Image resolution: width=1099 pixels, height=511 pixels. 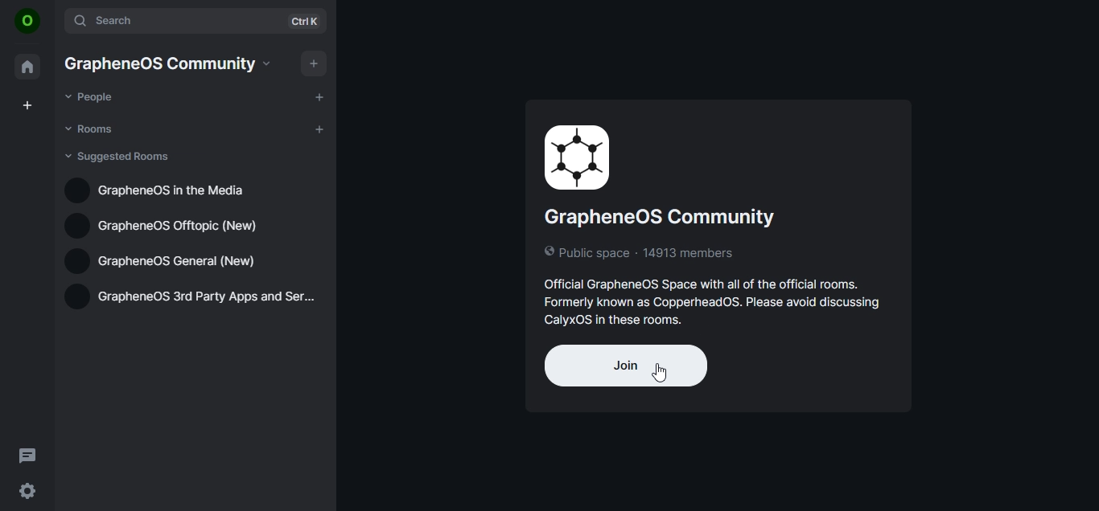 I want to click on text, so click(x=164, y=190).